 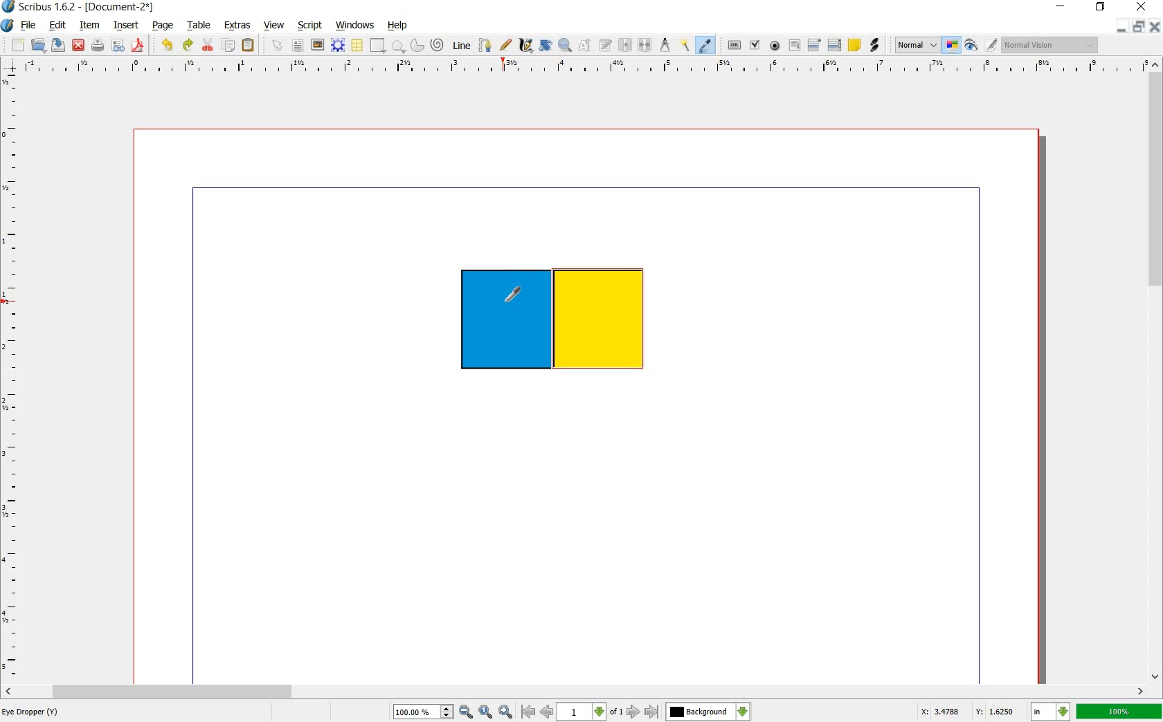 I want to click on pdf push button, so click(x=734, y=45).